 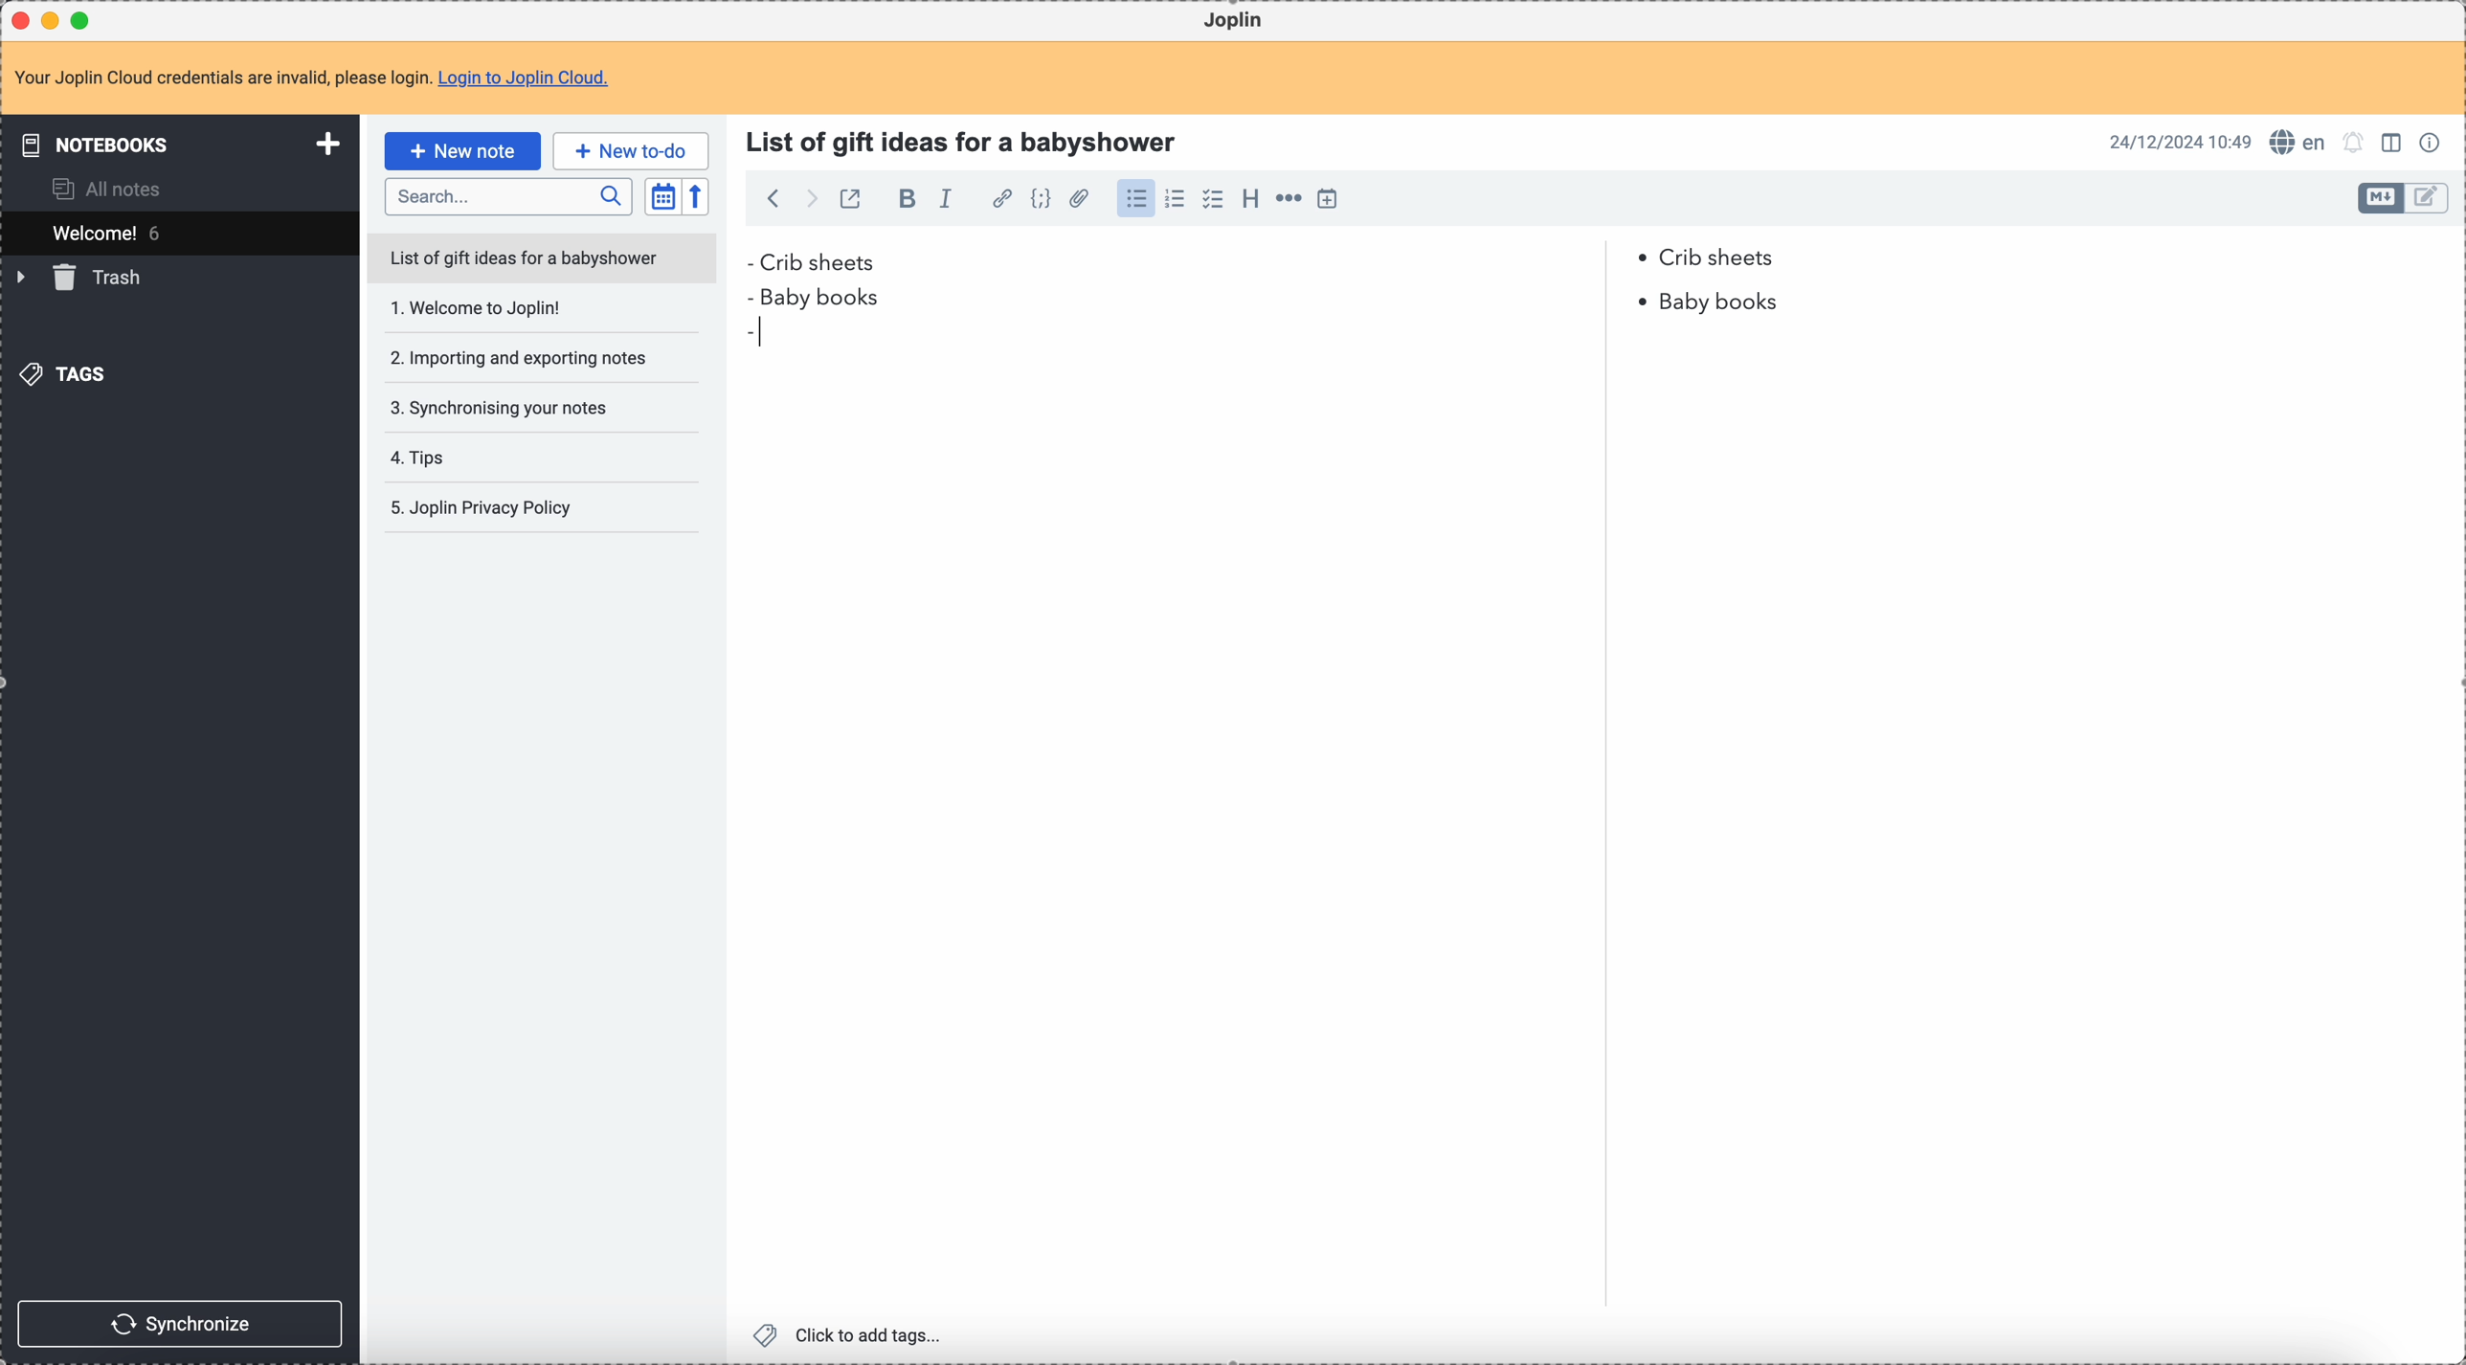 I want to click on tips, so click(x=477, y=458).